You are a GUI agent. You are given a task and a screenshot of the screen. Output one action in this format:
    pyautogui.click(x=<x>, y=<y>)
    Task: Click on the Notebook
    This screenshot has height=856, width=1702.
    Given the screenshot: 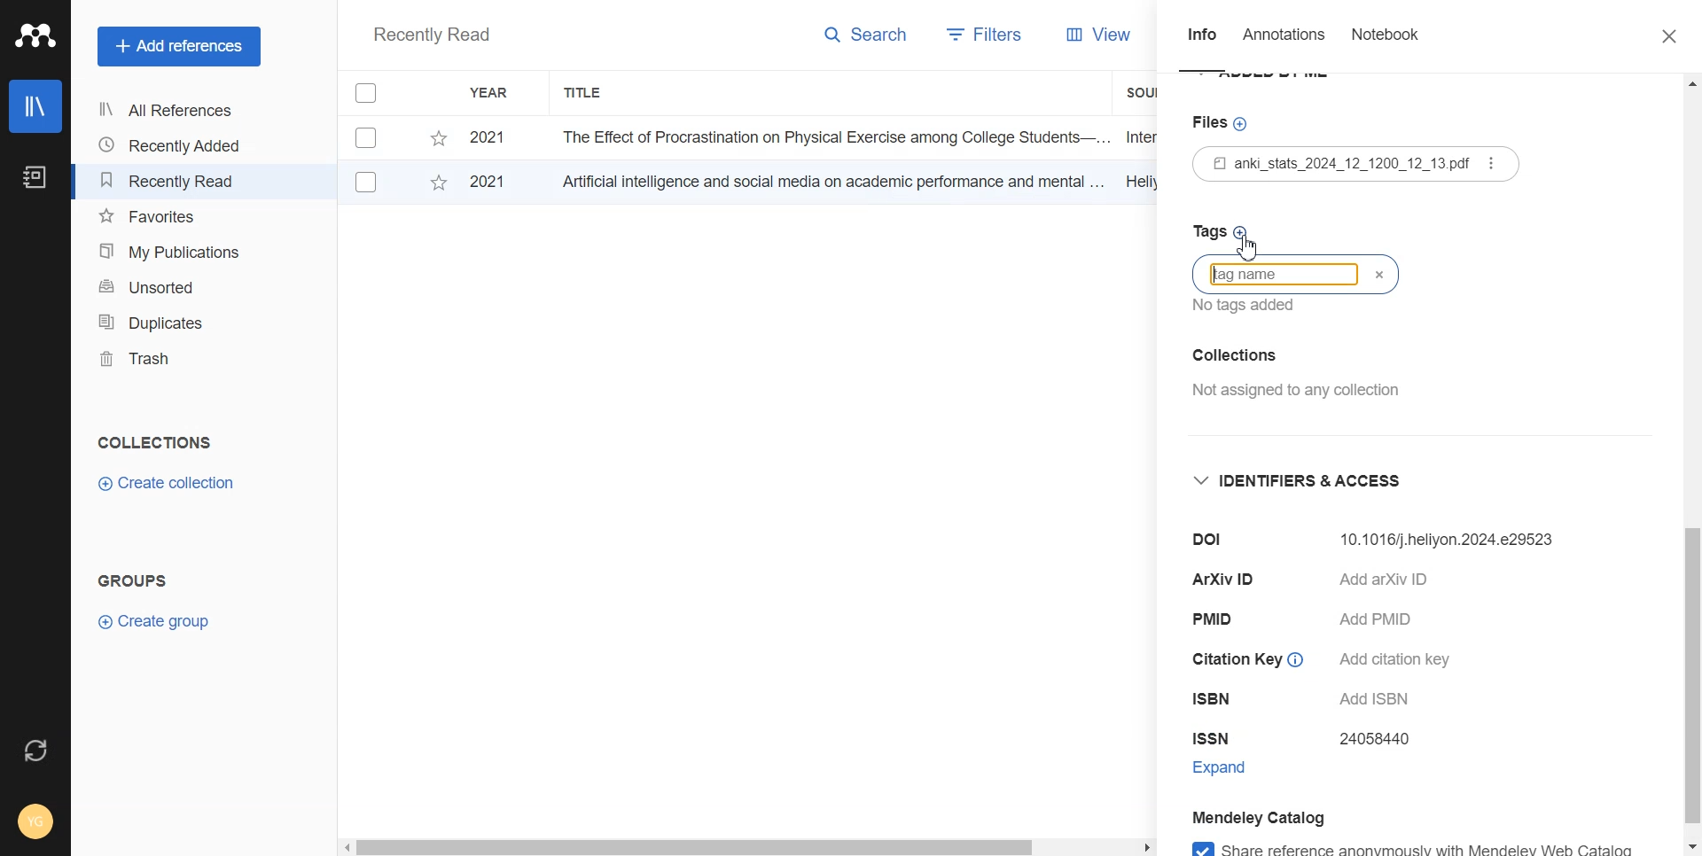 What is the action you would take?
    pyautogui.click(x=33, y=178)
    